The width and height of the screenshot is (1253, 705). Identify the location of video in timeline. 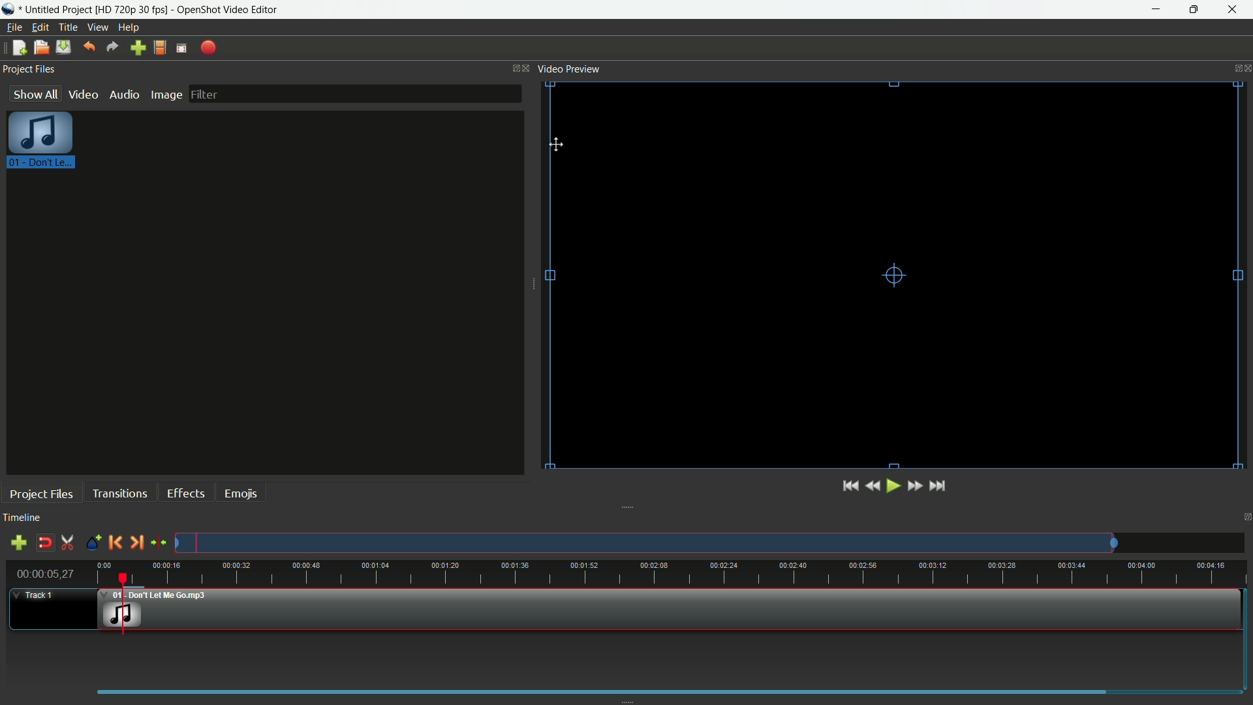
(673, 610).